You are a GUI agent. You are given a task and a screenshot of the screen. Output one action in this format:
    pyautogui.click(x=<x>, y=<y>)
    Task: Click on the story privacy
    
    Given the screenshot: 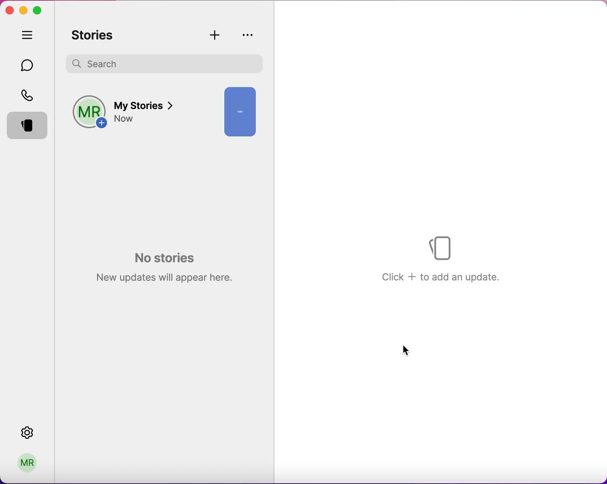 What is the action you would take?
    pyautogui.click(x=248, y=35)
    